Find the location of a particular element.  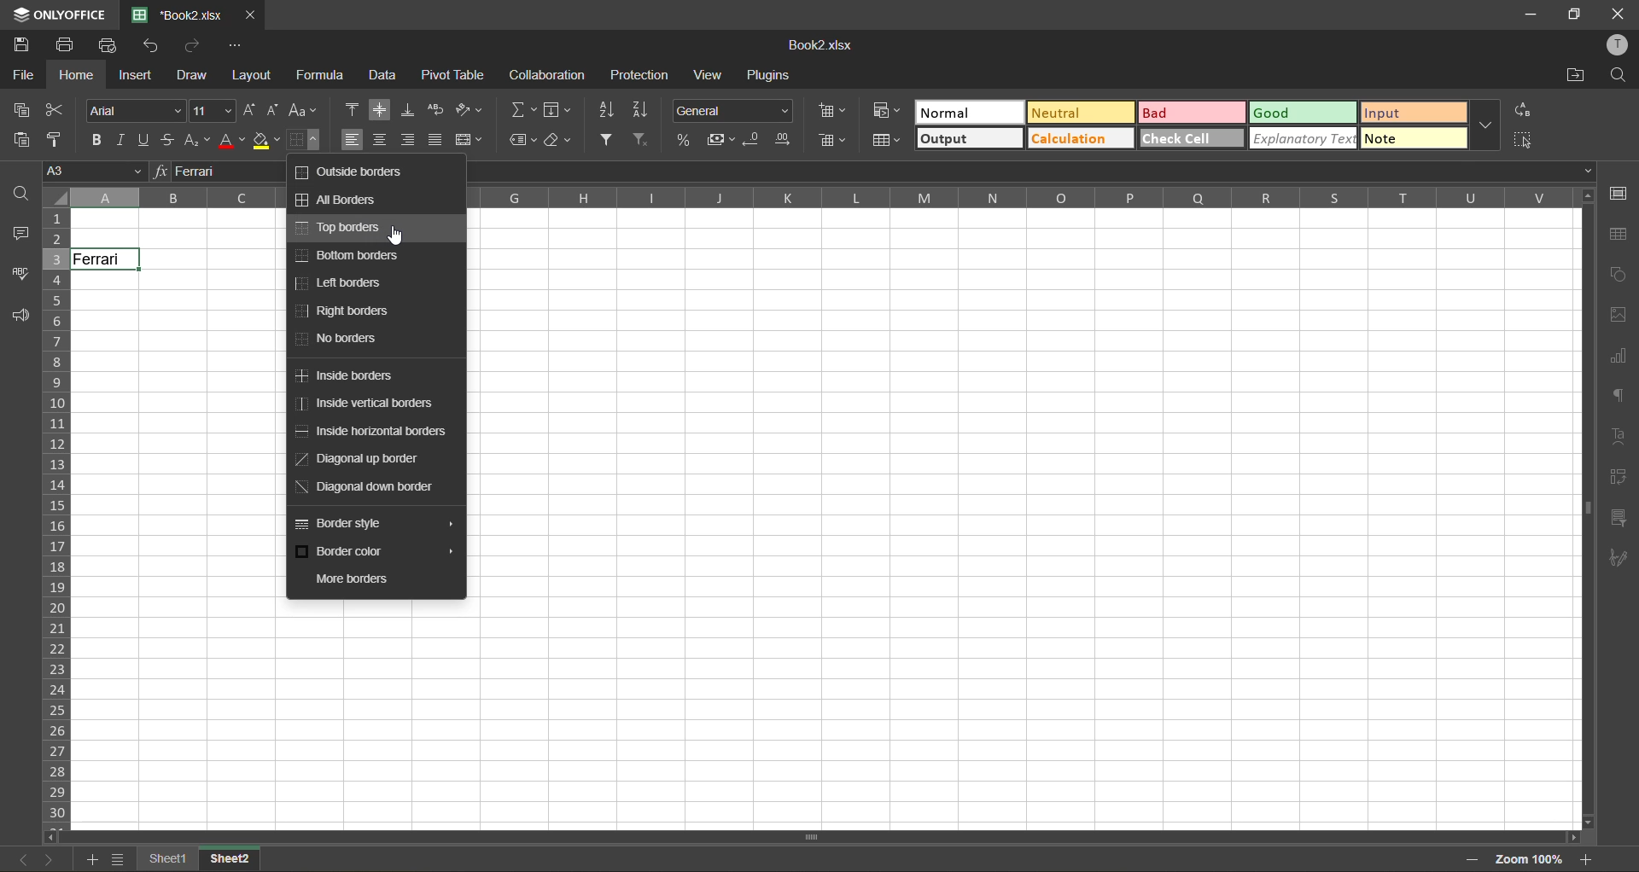

close is located at coordinates (1619, 13).